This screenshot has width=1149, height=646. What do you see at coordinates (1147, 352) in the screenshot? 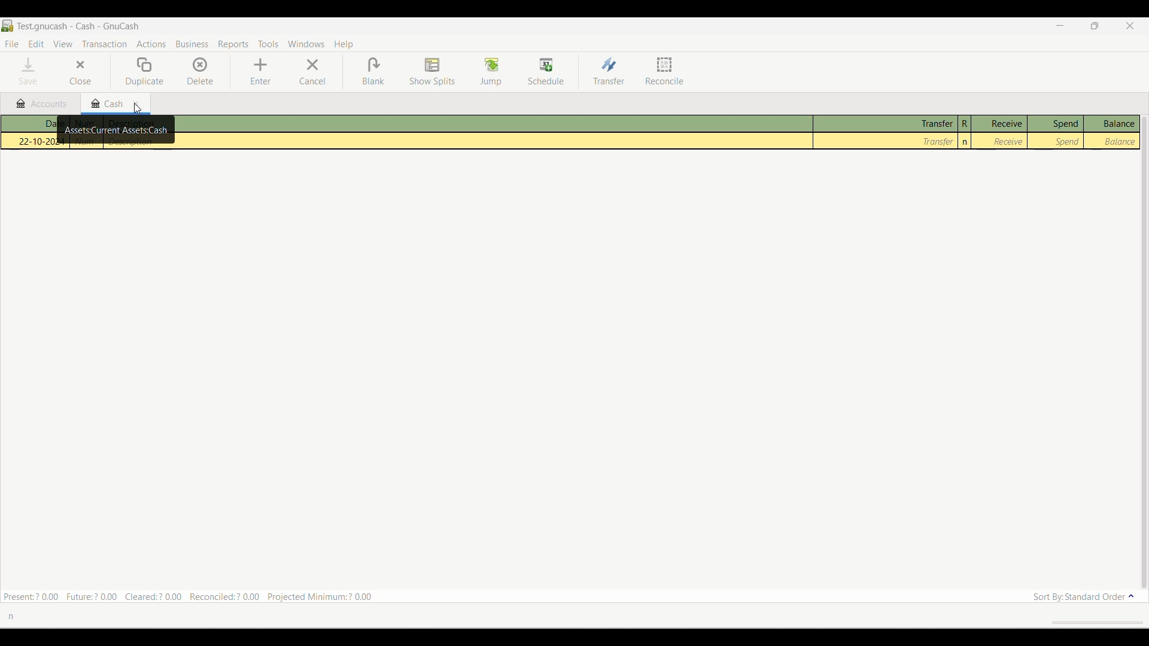
I see `Vertical slide bar` at bounding box center [1147, 352].